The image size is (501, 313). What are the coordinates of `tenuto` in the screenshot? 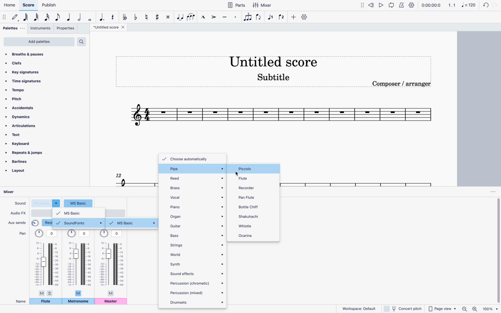 It's located at (225, 17).